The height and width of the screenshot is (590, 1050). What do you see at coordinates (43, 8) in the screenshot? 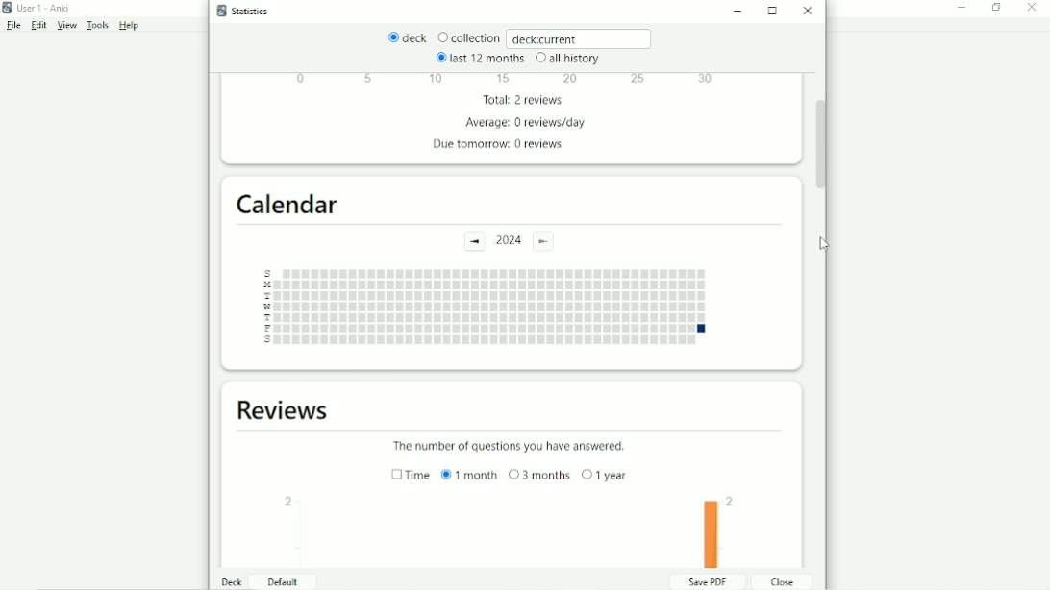
I see `User 1 - Anki` at bounding box center [43, 8].